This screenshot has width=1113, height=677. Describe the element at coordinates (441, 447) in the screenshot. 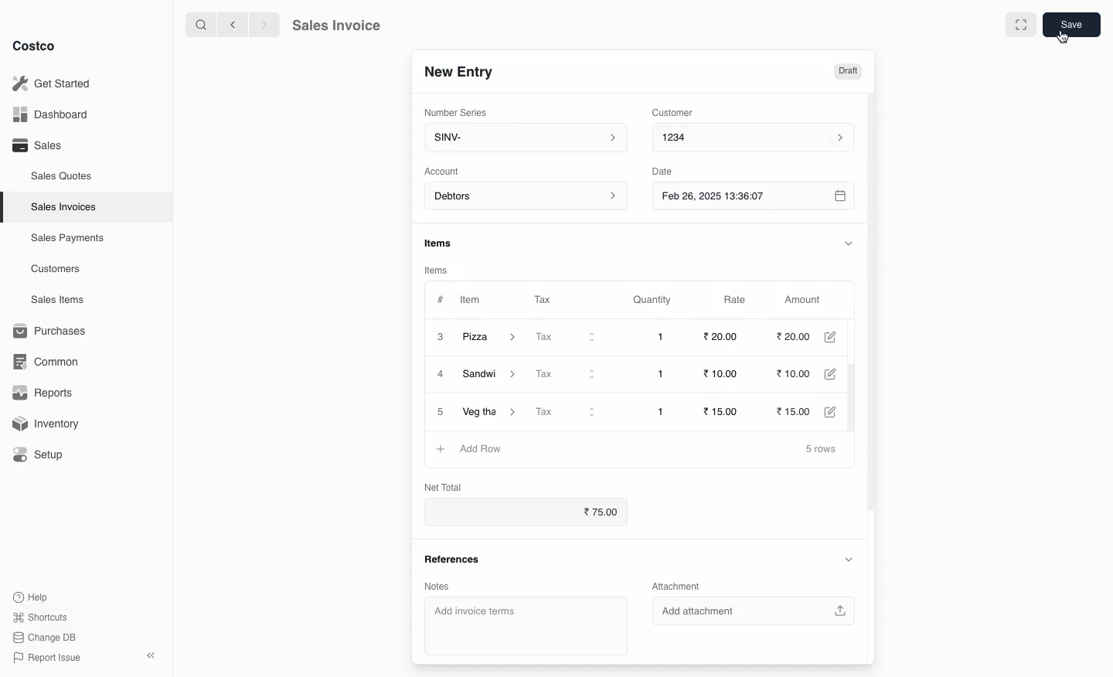

I see `Add` at that location.